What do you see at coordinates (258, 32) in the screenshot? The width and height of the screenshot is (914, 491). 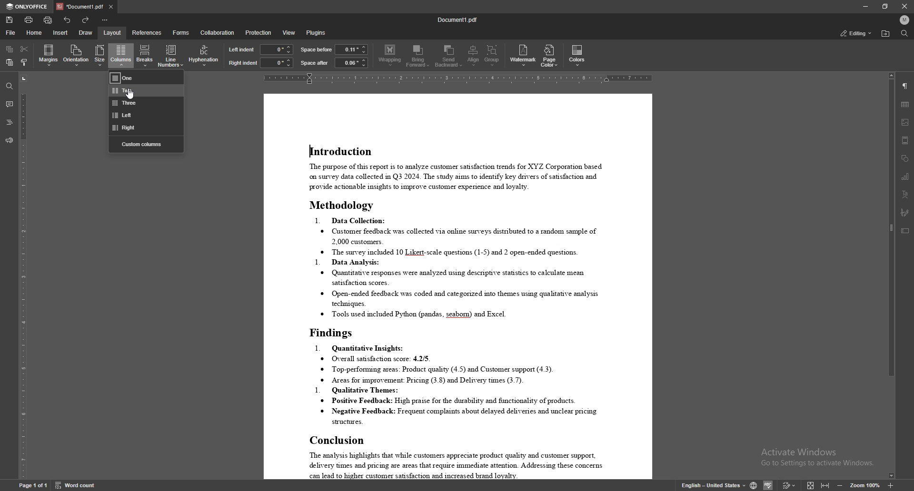 I see `protection` at bounding box center [258, 32].